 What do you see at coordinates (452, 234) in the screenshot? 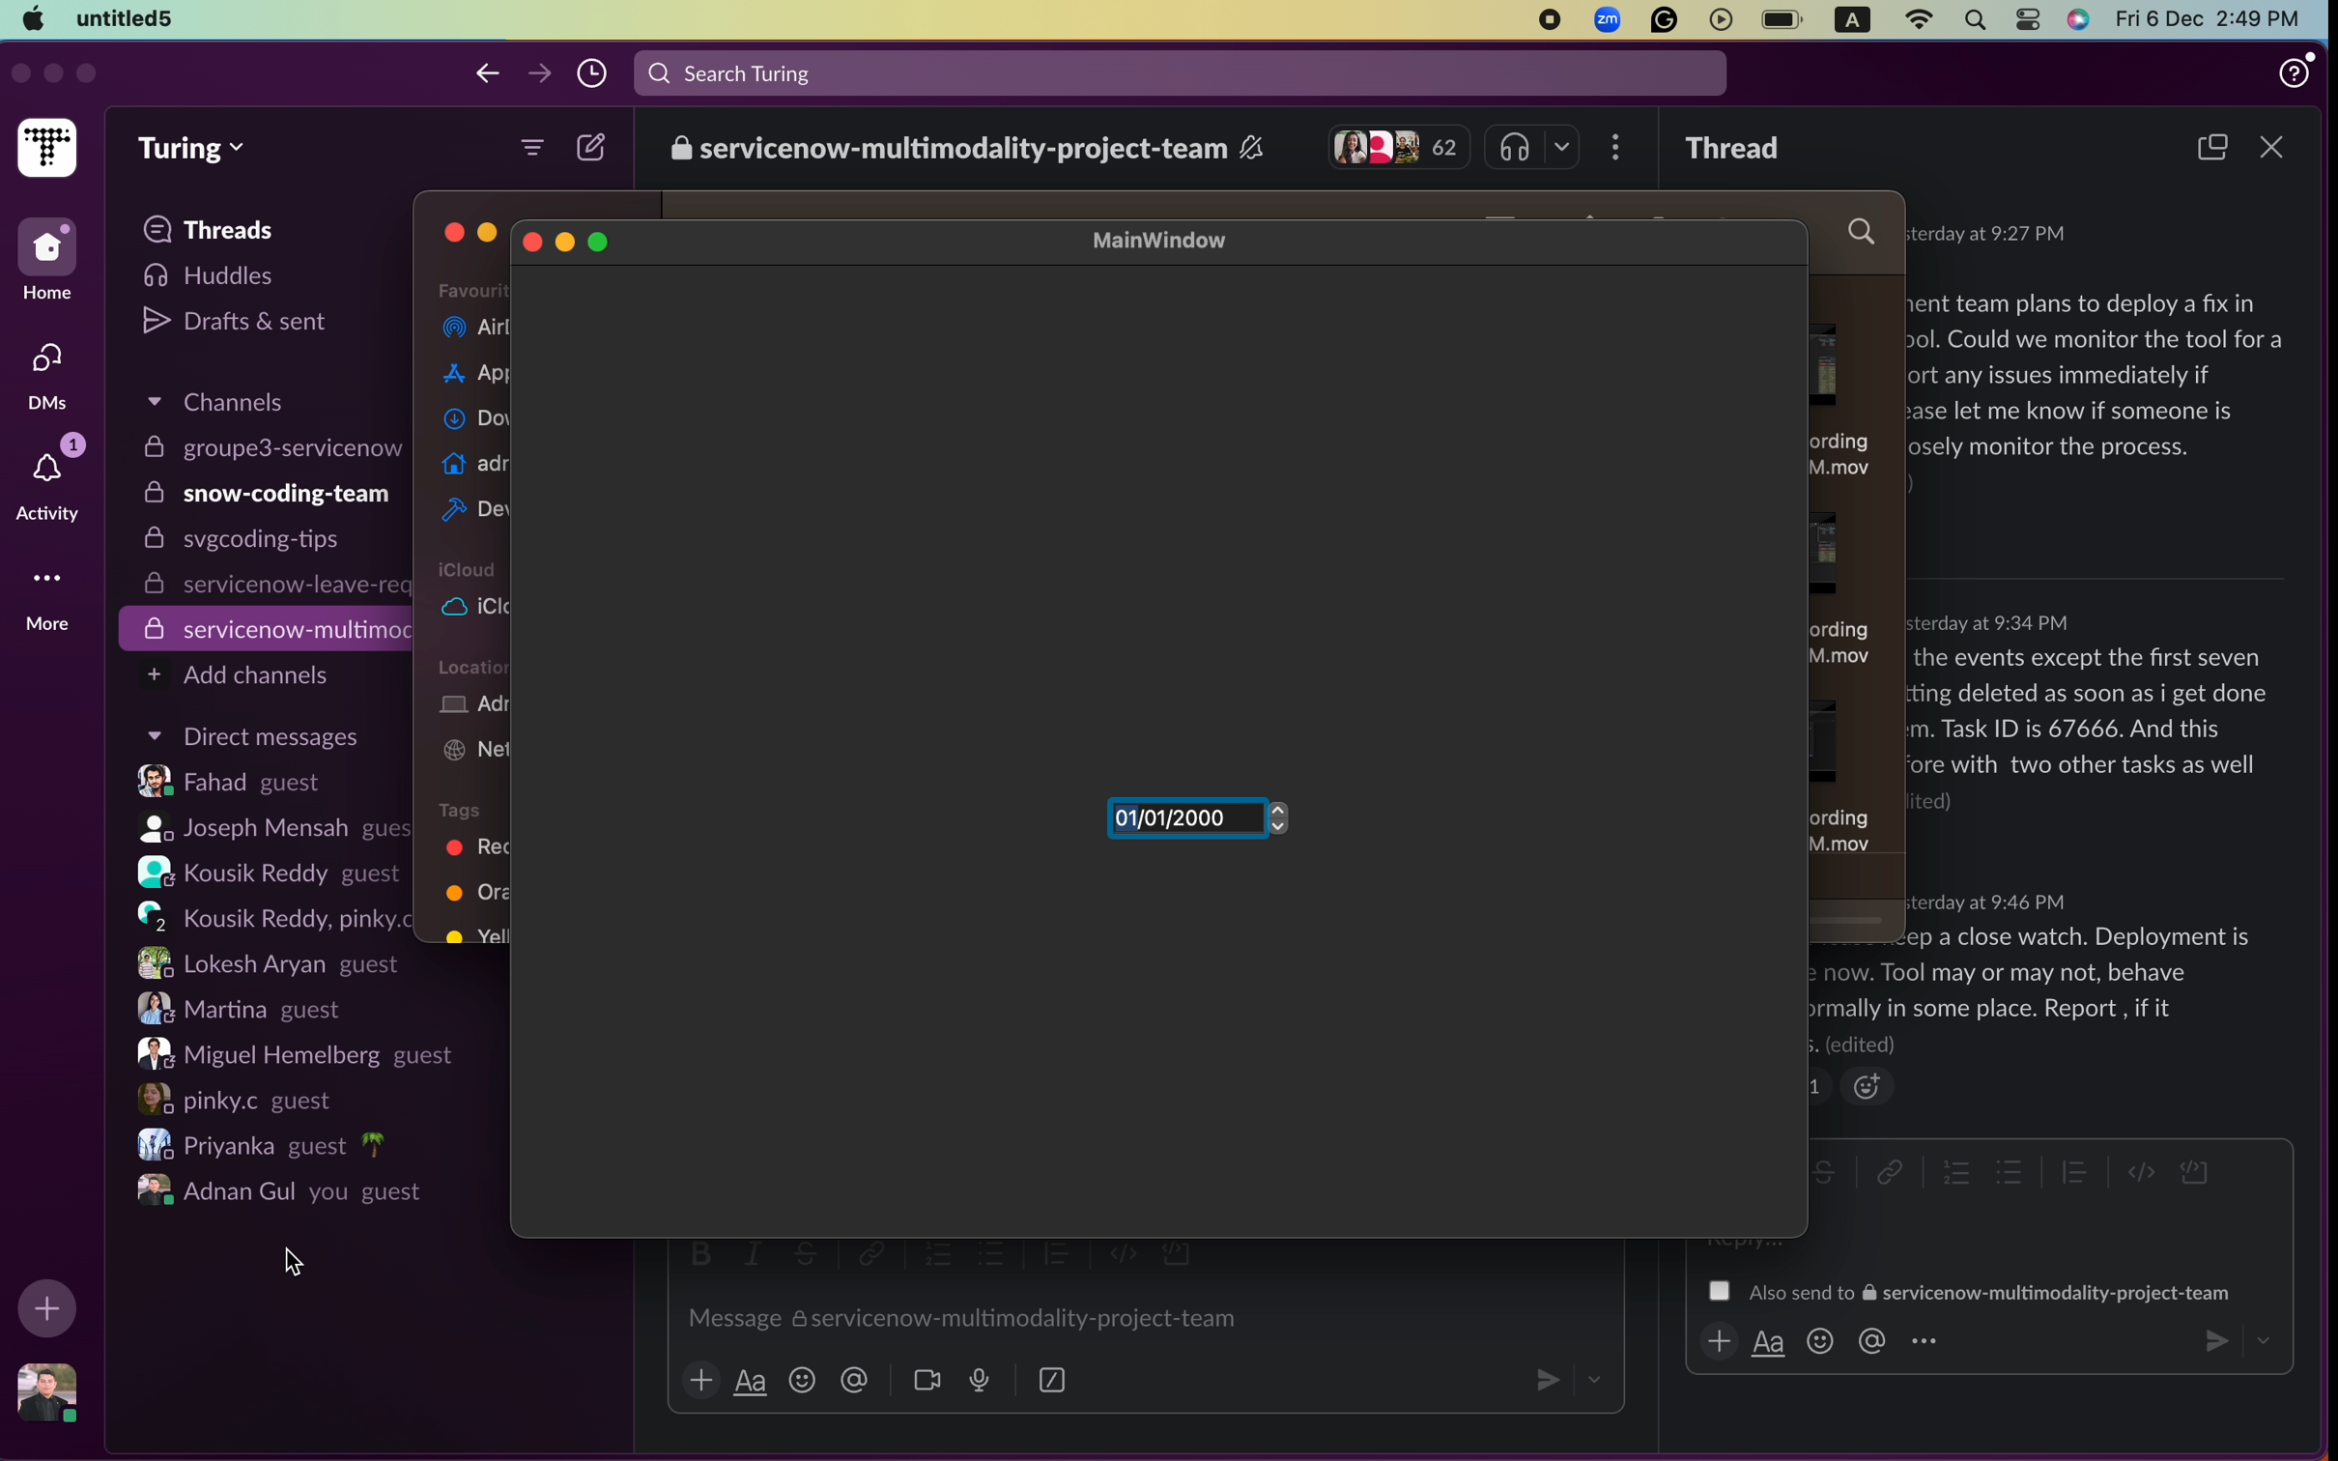
I see `close` at bounding box center [452, 234].